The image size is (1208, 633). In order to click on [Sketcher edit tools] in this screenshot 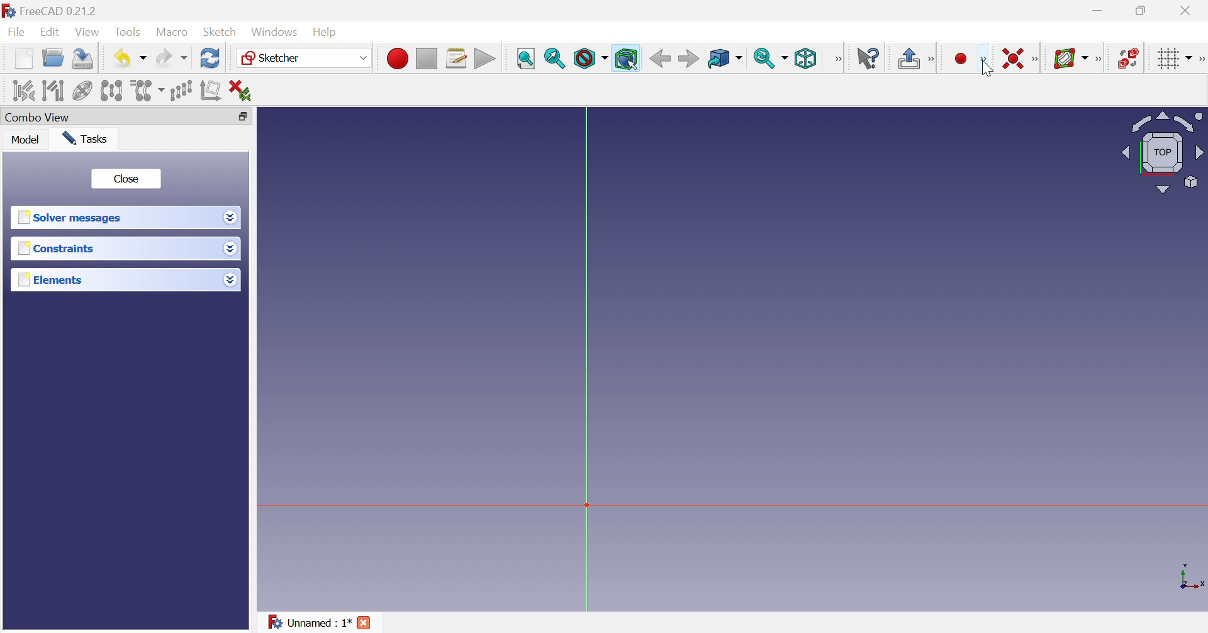, I will do `click(1200, 59)`.